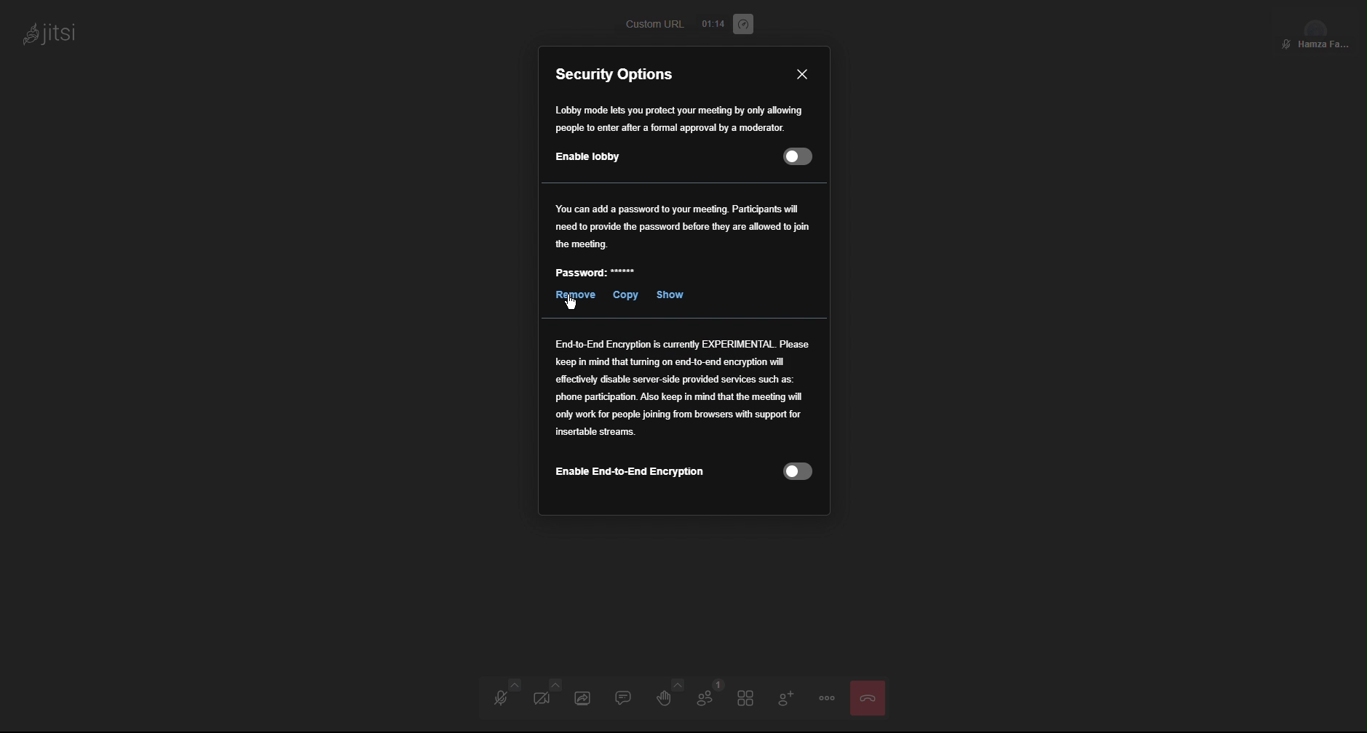  What do you see at coordinates (655, 25) in the screenshot?
I see `Custom URL` at bounding box center [655, 25].